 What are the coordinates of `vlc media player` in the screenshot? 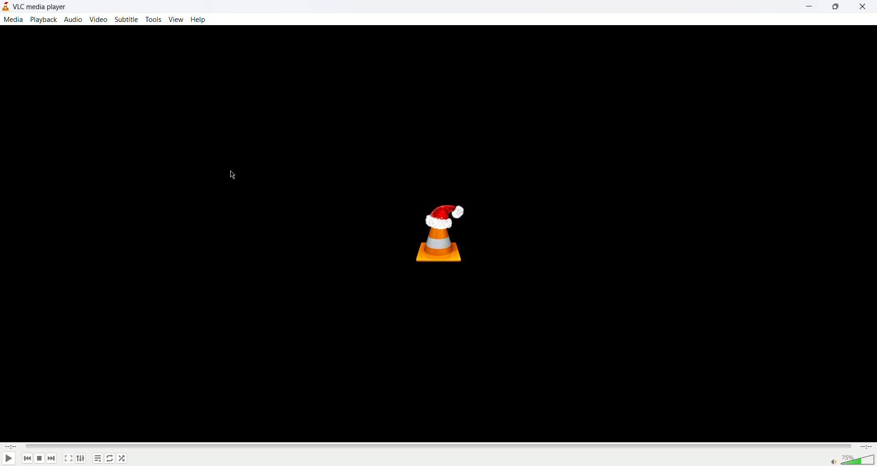 It's located at (42, 6).